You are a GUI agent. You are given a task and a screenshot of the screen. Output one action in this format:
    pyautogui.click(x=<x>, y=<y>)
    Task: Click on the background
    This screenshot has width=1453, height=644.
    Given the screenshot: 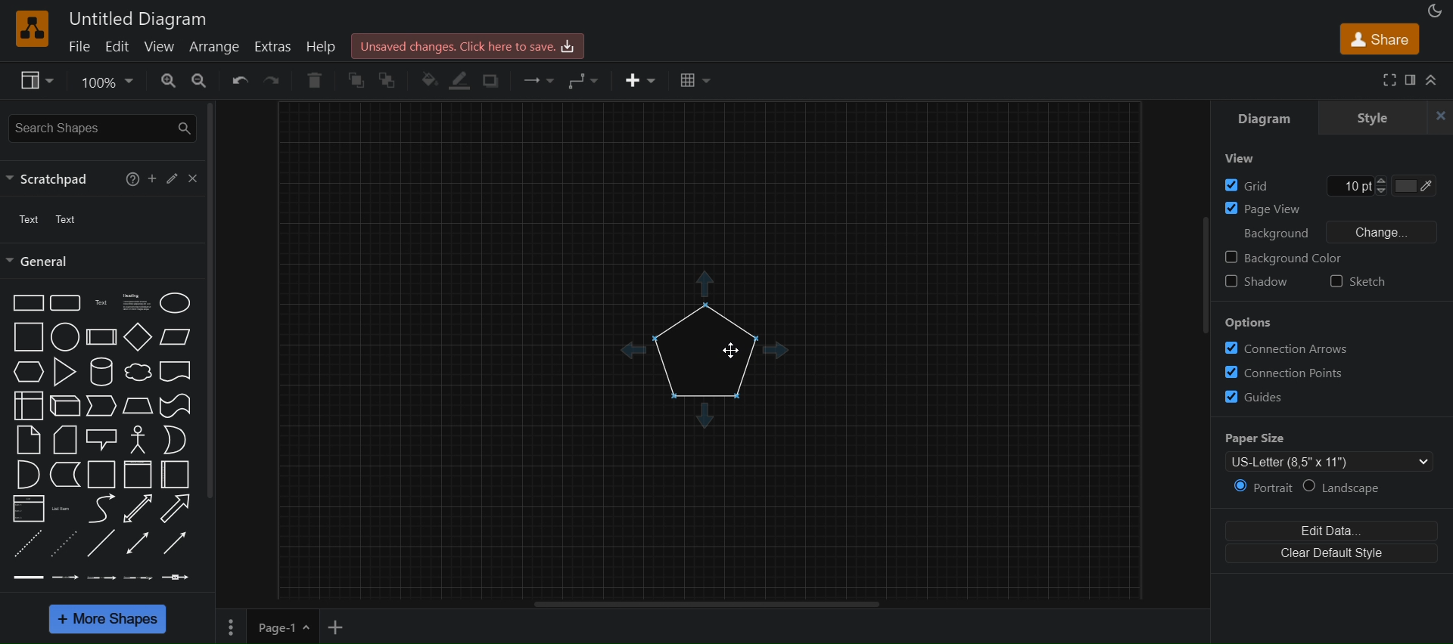 What is the action you would take?
    pyautogui.click(x=1277, y=234)
    